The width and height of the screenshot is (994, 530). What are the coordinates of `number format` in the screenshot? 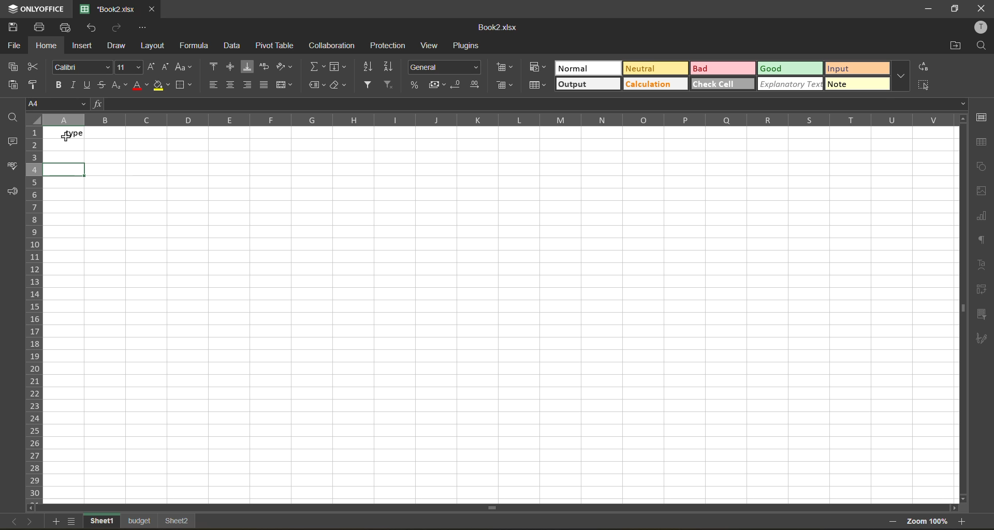 It's located at (446, 67).